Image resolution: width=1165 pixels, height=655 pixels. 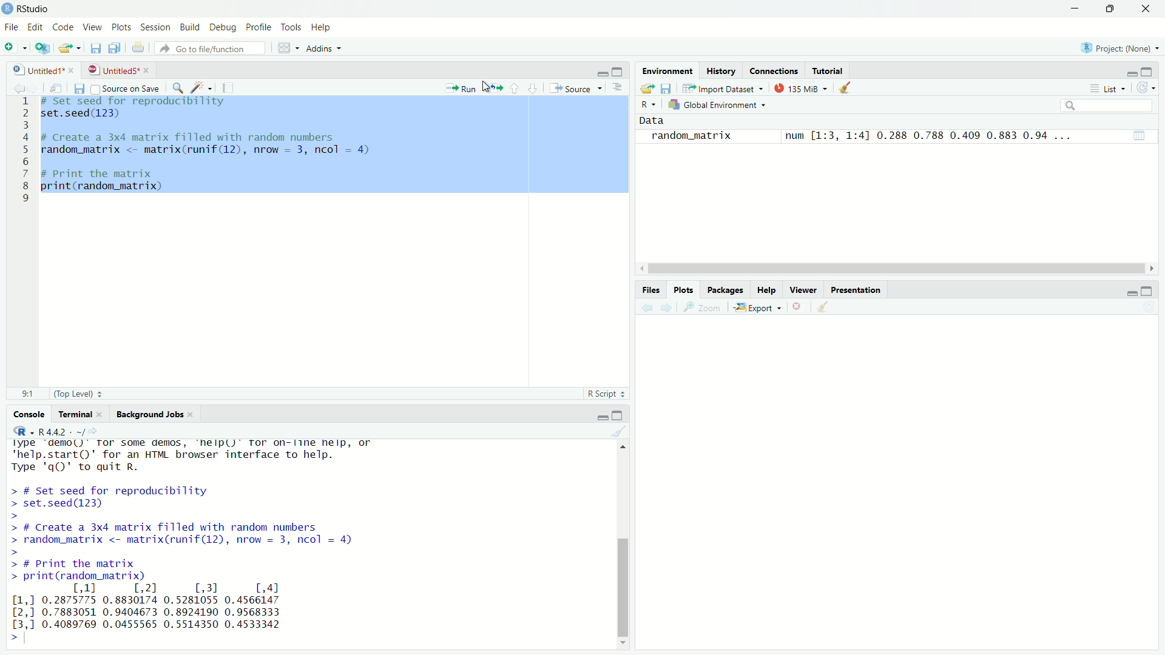 I want to click on minimise, so click(x=599, y=415).